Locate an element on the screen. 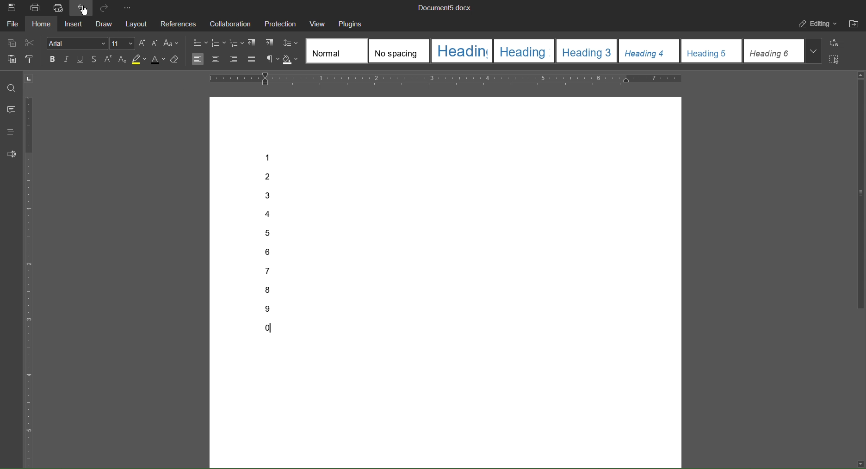 The height and width of the screenshot is (469, 866). Bold is located at coordinates (54, 59).